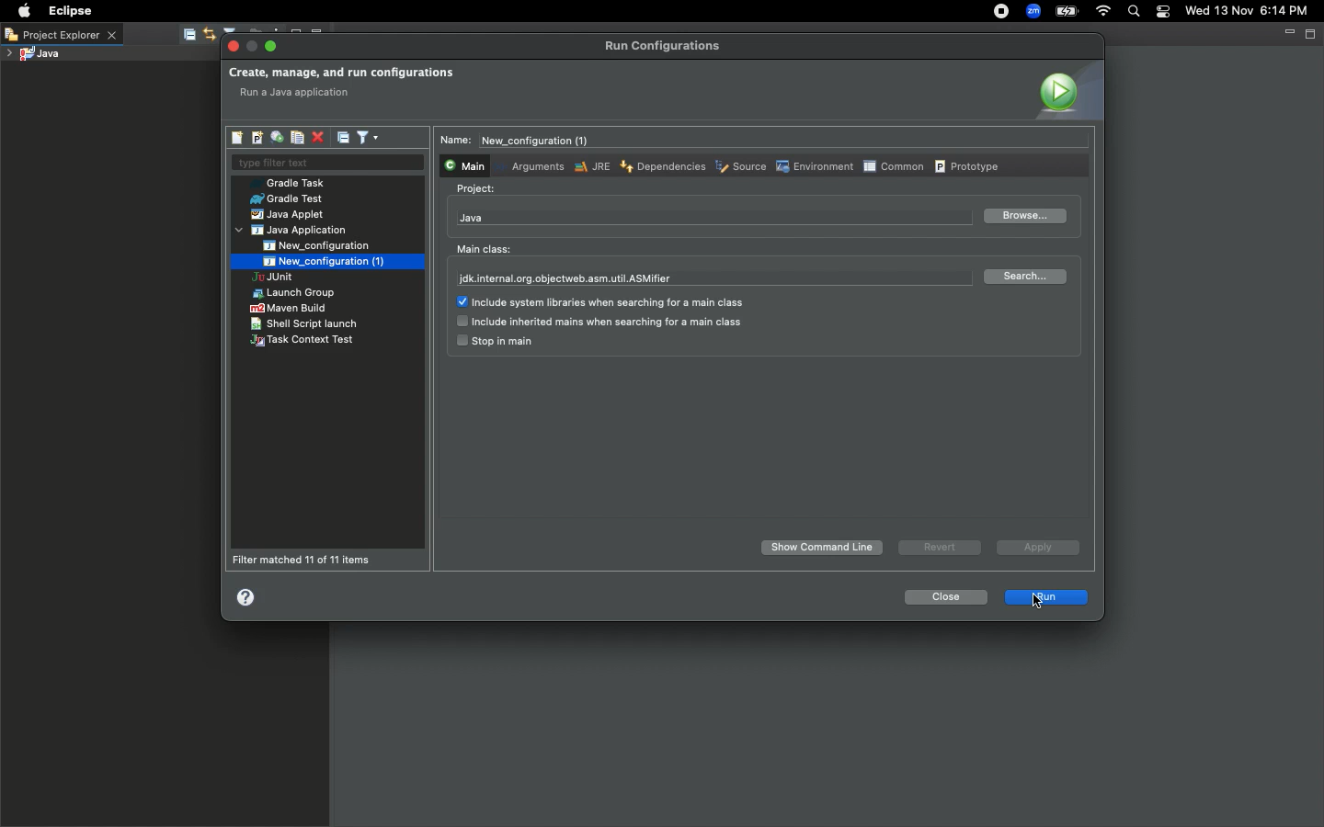  Describe the element at coordinates (534, 165) in the screenshot. I see `Arguments` at that location.